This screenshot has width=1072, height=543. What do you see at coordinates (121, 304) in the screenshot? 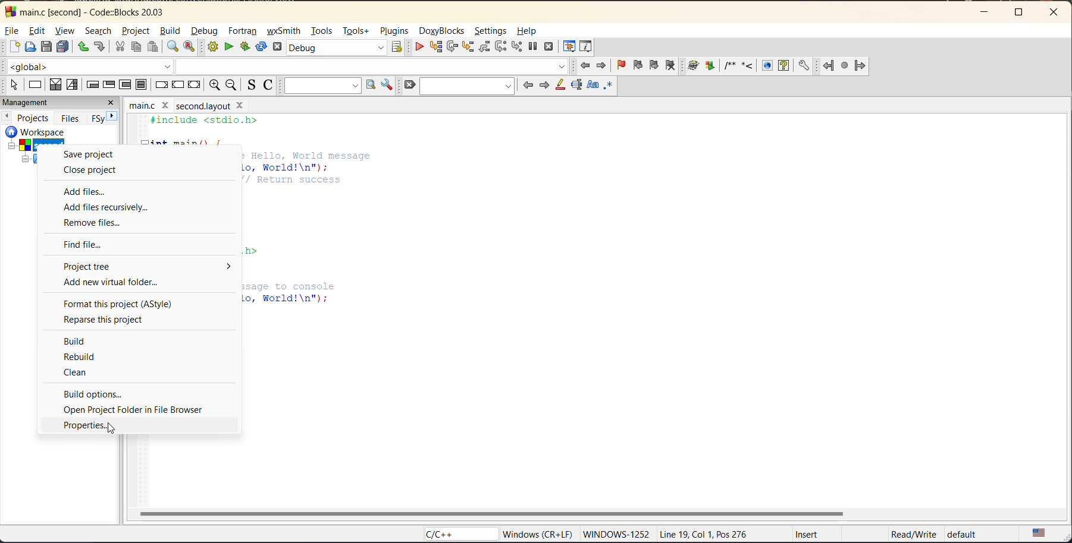
I see `format this project` at bounding box center [121, 304].